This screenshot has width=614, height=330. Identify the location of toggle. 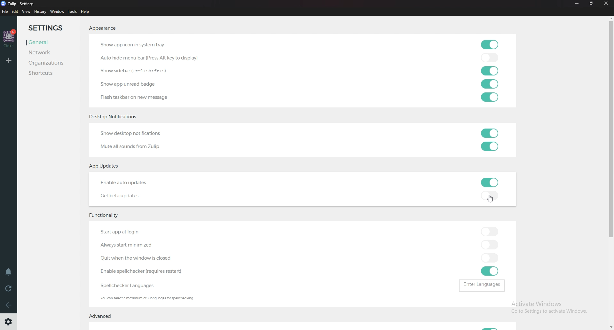
(490, 182).